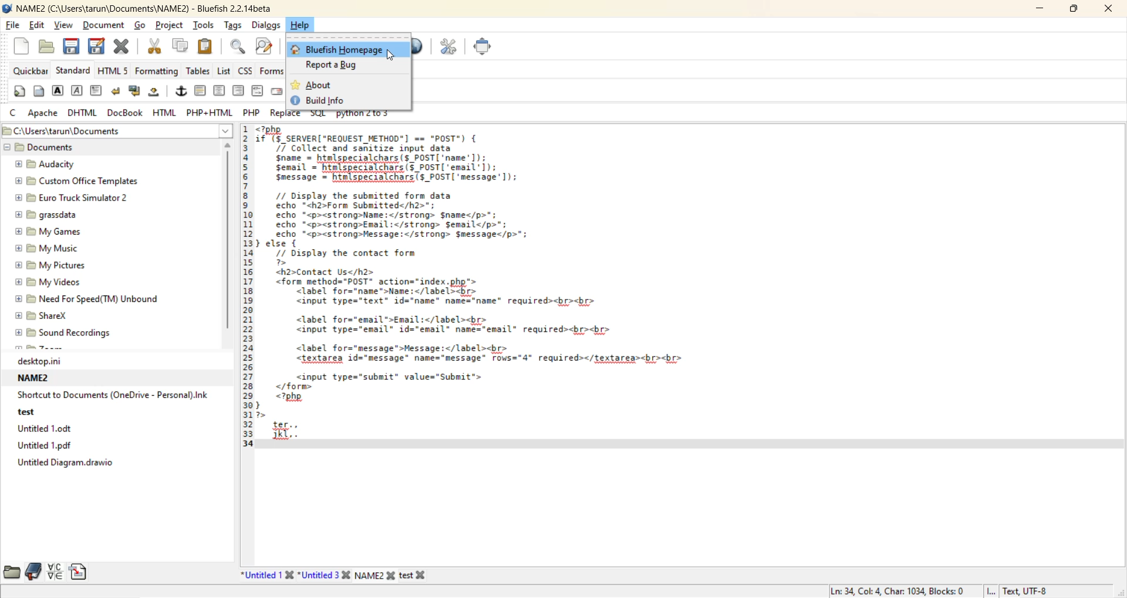  What do you see at coordinates (145, 8) in the screenshot?
I see `file name and app name` at bounding box center [145, 8].